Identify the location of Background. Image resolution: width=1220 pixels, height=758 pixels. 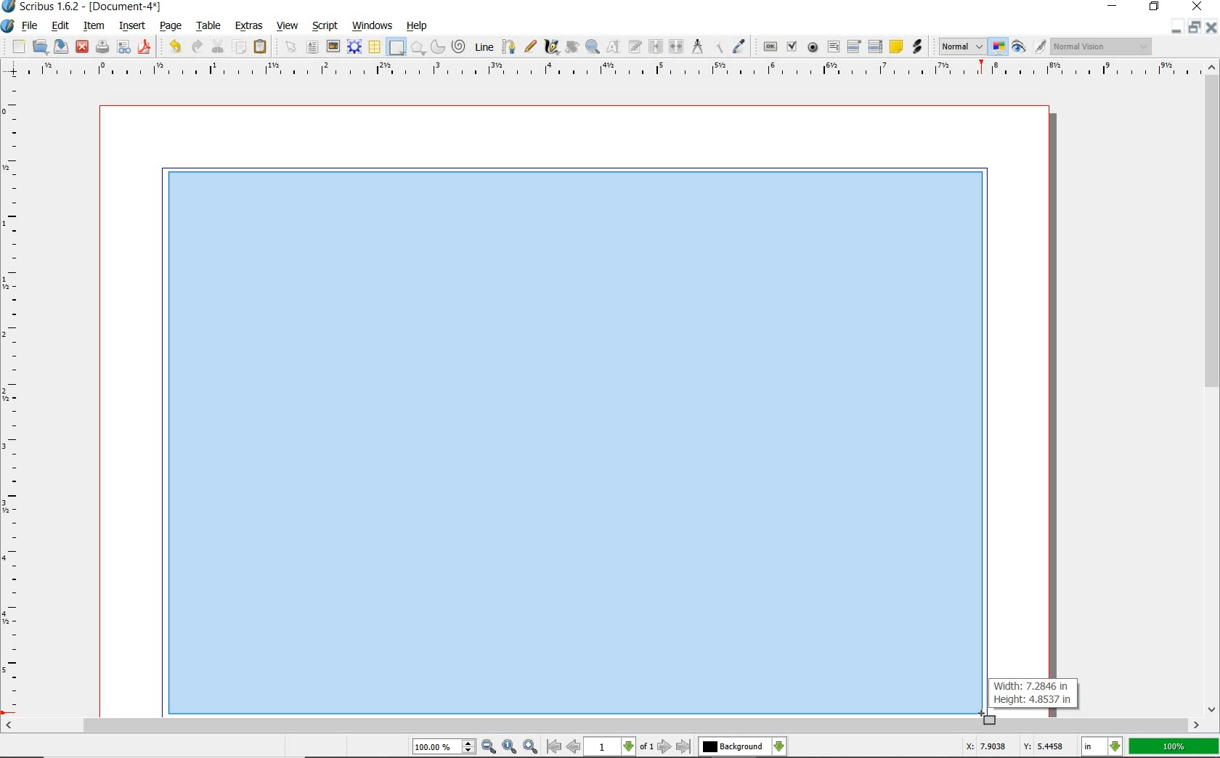
(743, 747).